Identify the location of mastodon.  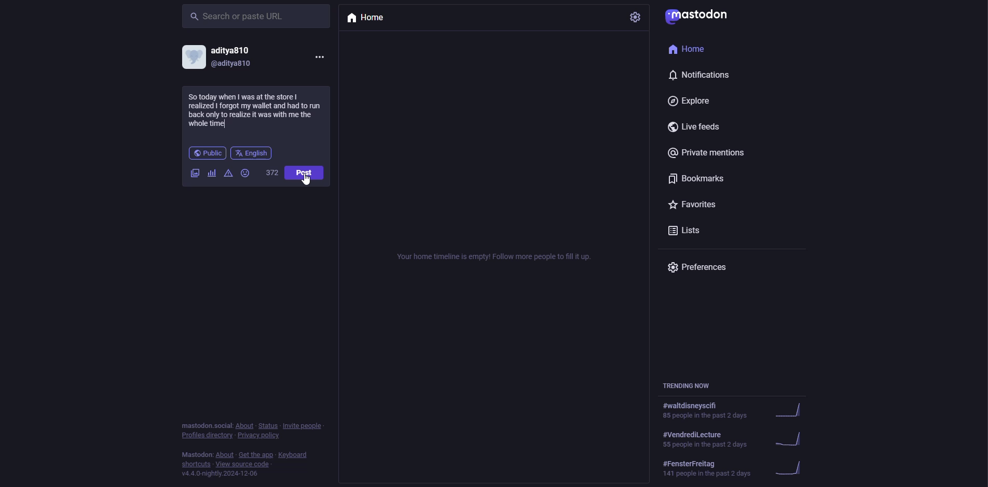
(703, 18).